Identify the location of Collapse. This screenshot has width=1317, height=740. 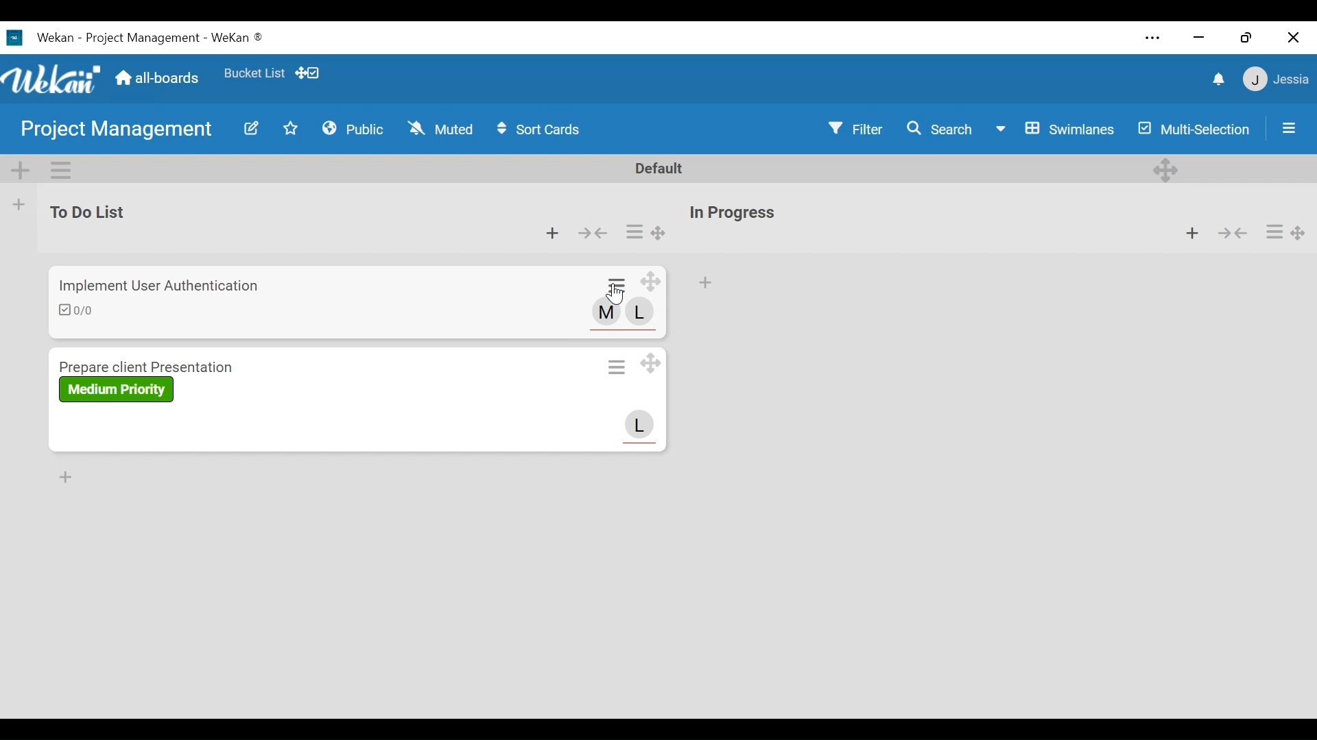
(1231, 232).